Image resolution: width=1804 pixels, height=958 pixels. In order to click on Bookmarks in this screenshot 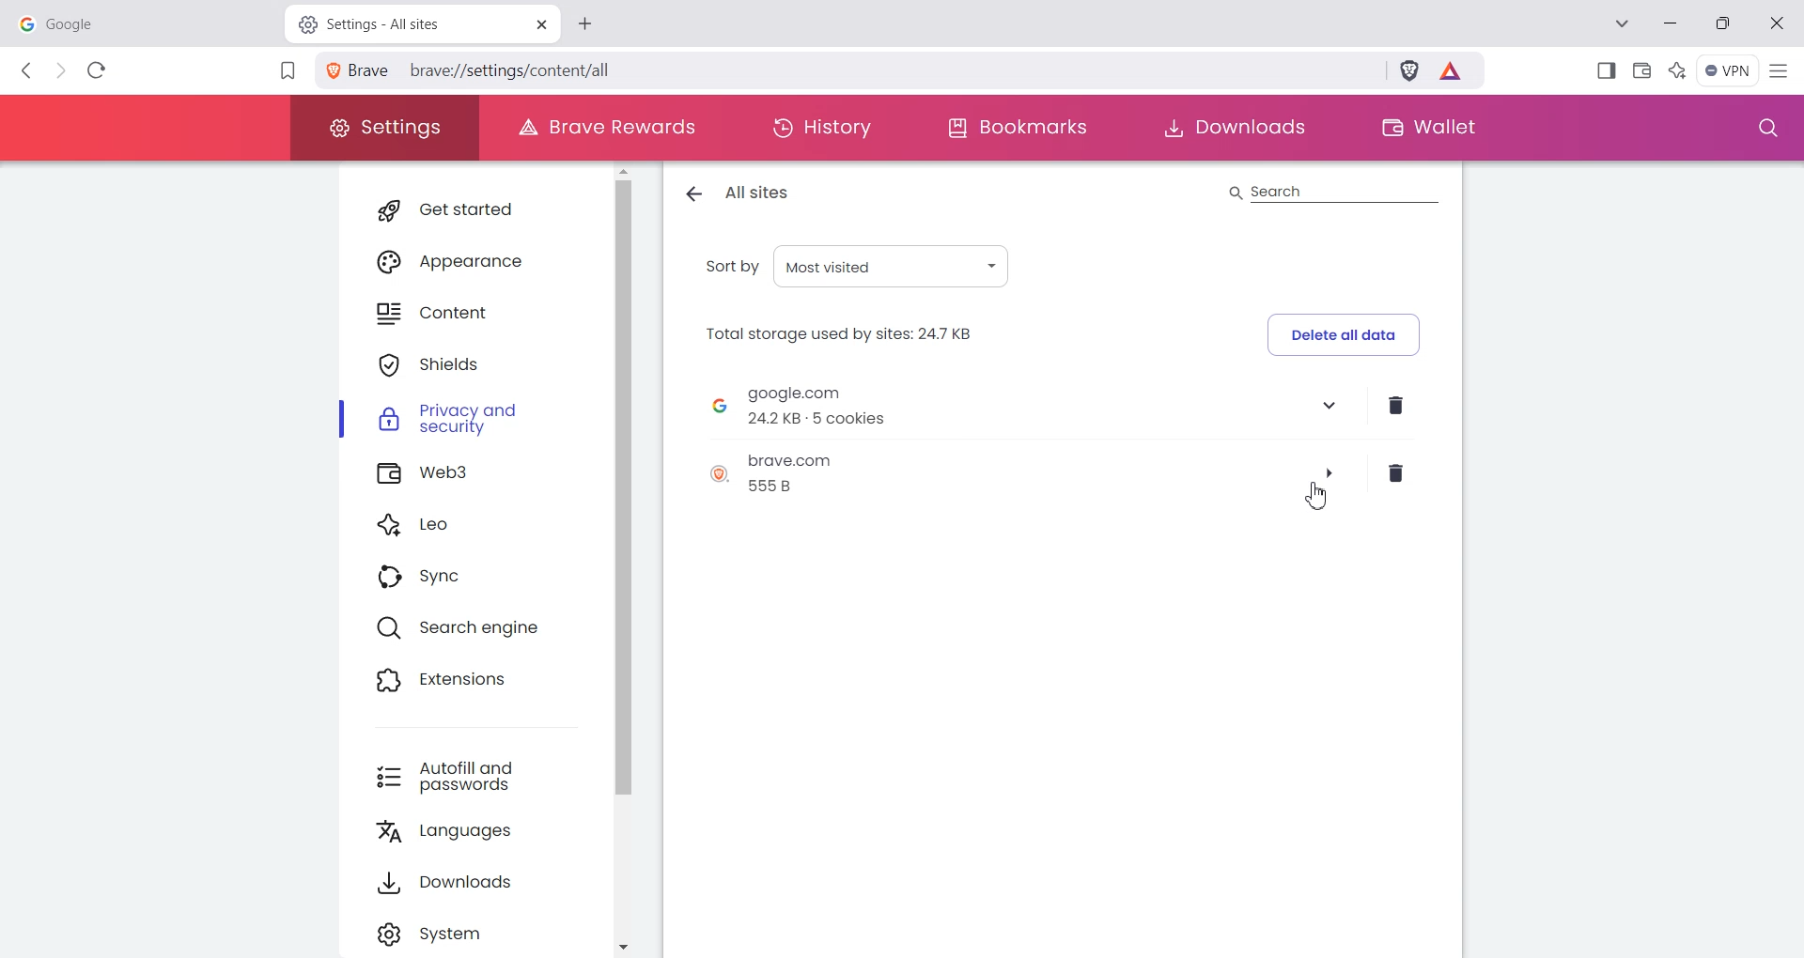, I will do `click(1017, 129)`.